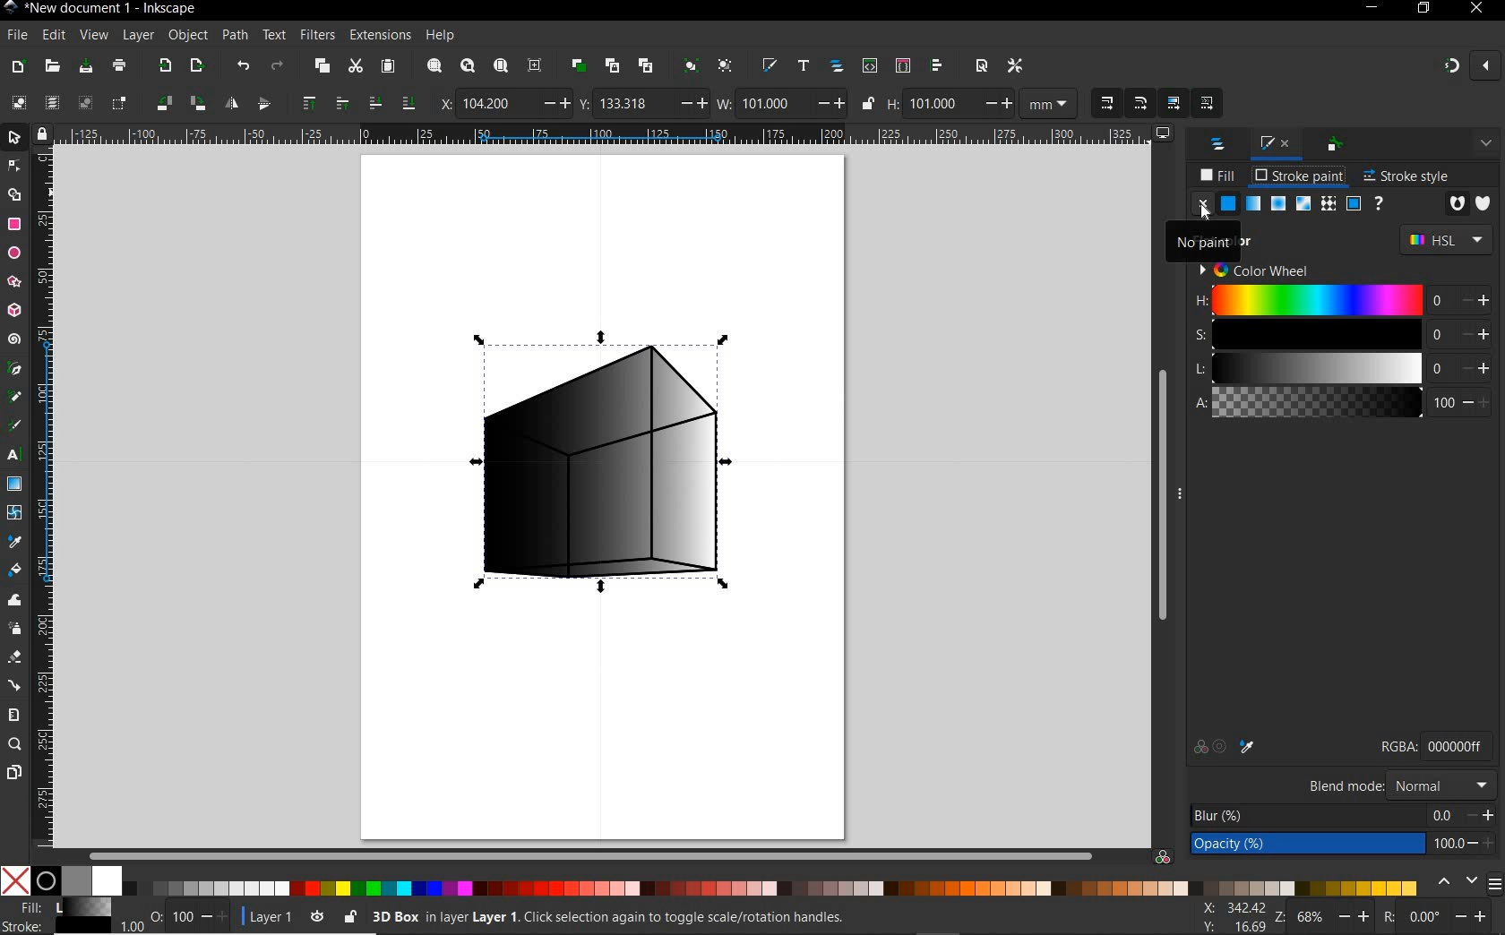 Image resolution: width=1505 pixels, height=935 pixels. I want to click on OPEN XML EDITOR, so click(872, 64).